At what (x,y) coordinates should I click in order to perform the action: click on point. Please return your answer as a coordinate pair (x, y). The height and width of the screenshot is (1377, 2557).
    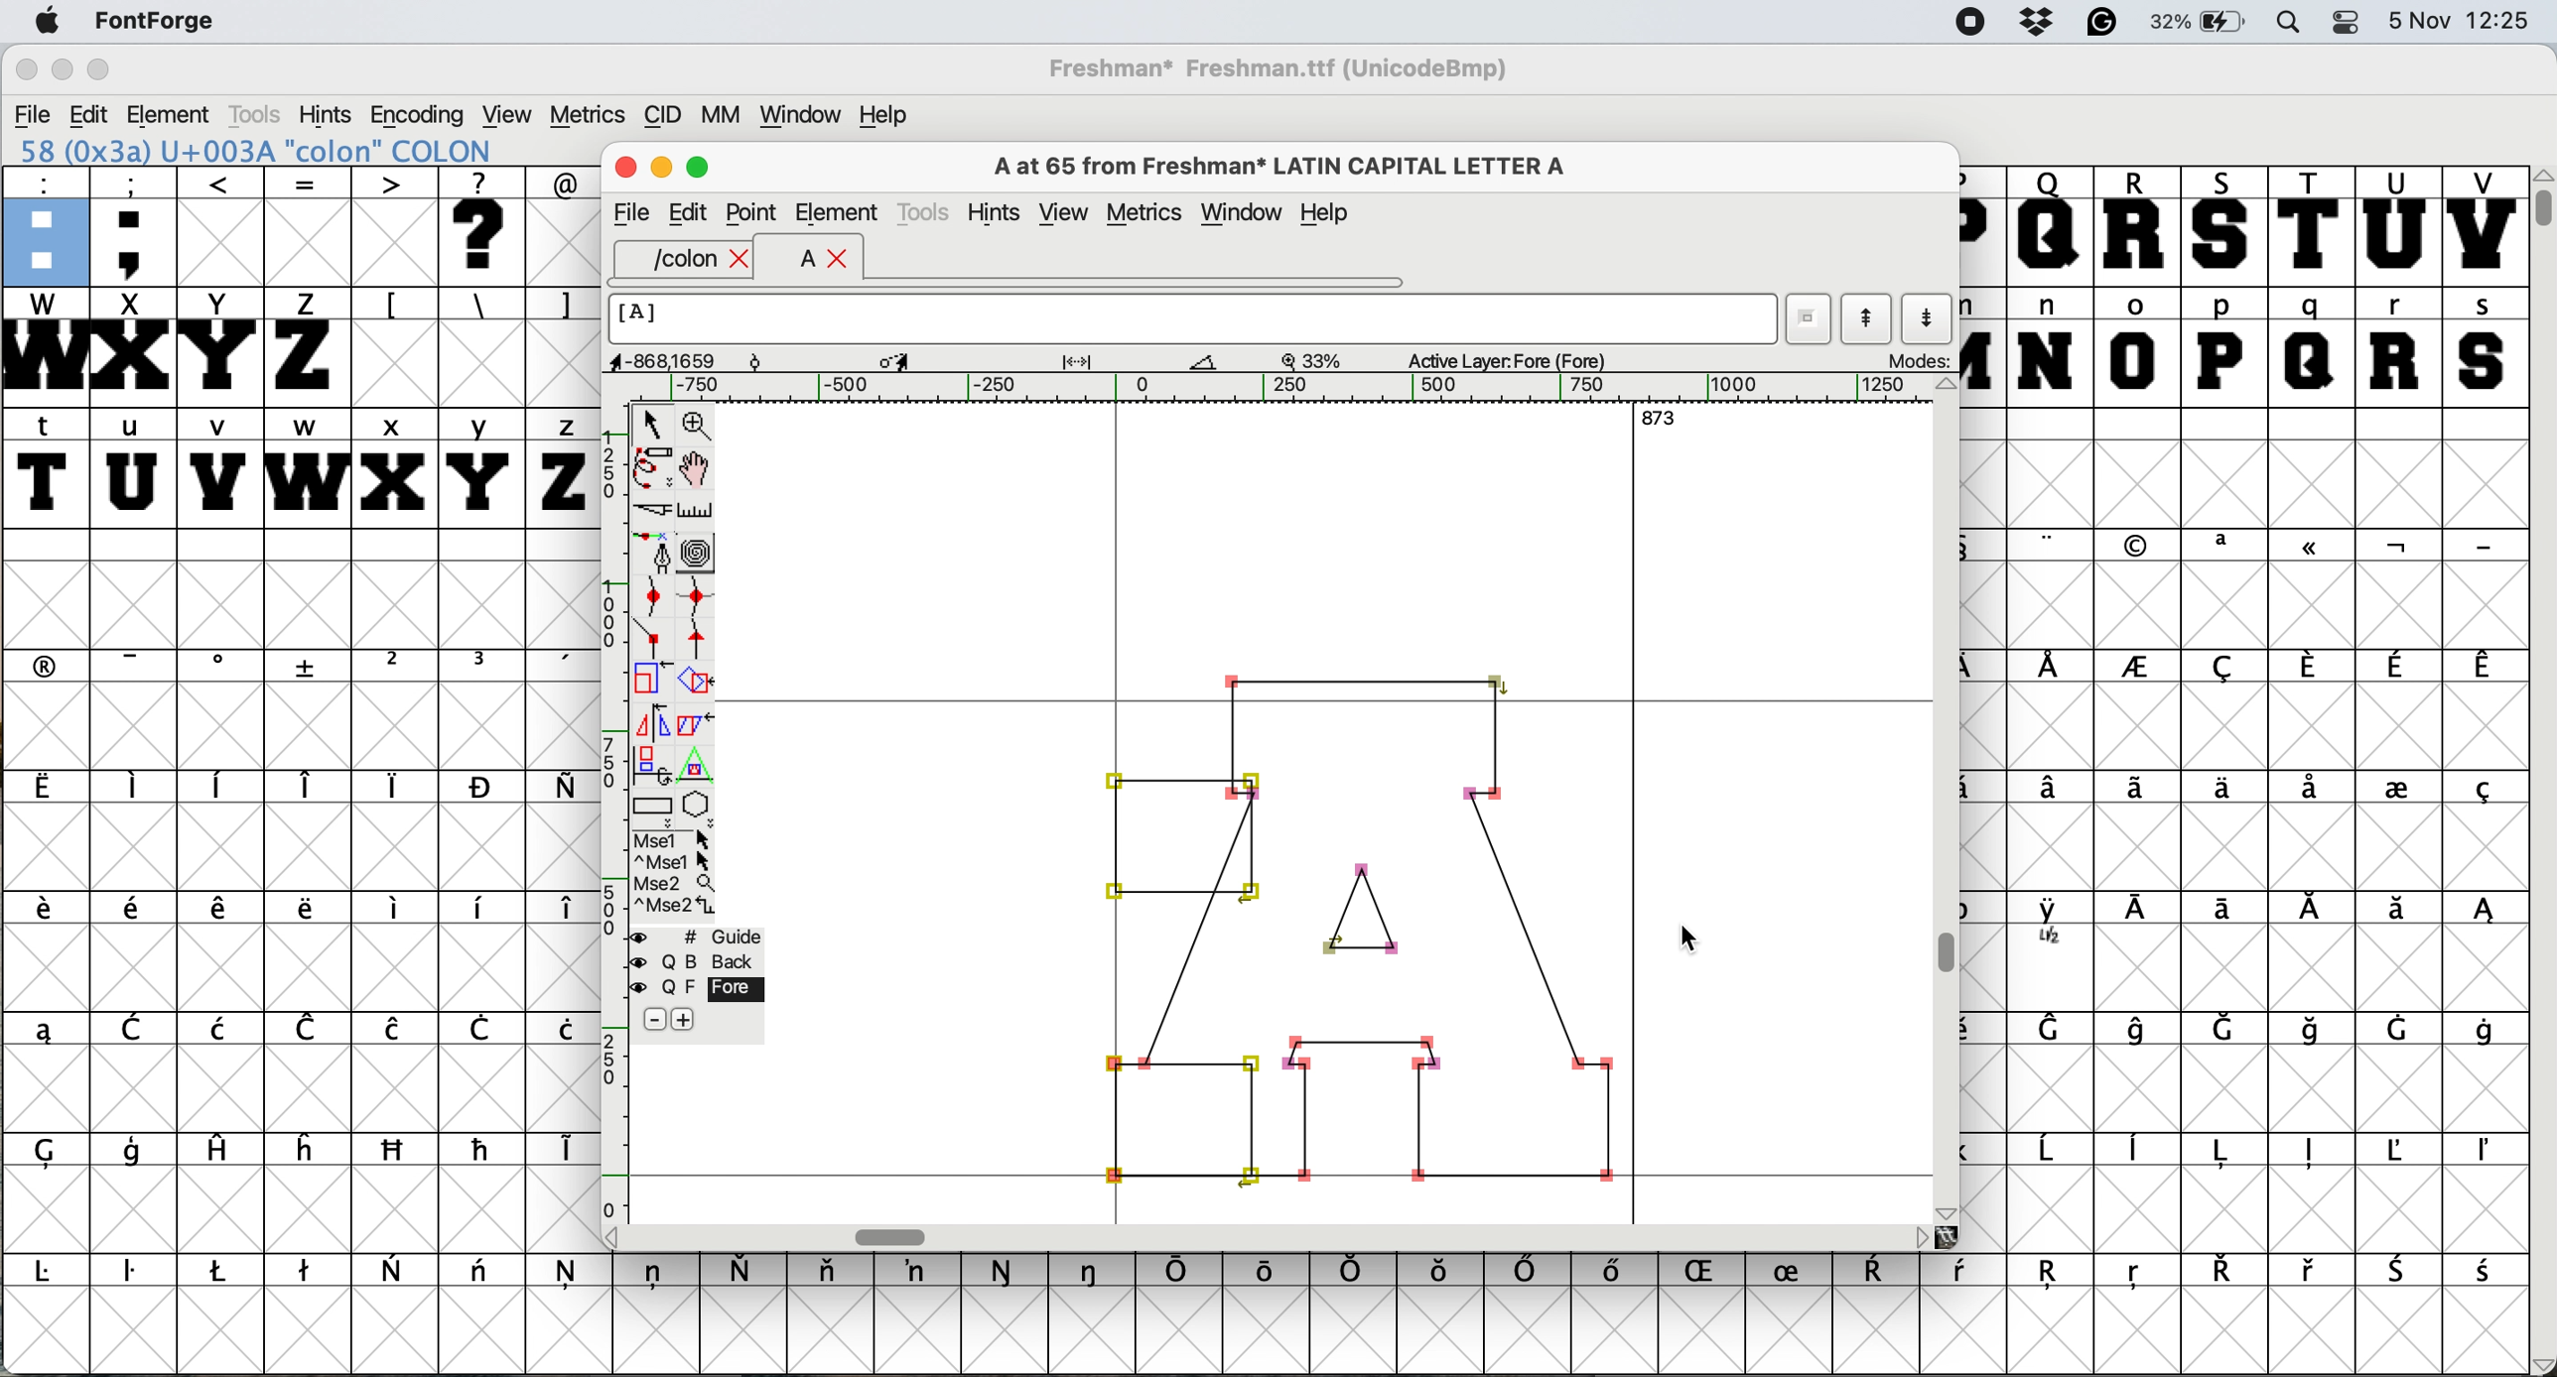
    Looking at the image, I should click on (753, 210).